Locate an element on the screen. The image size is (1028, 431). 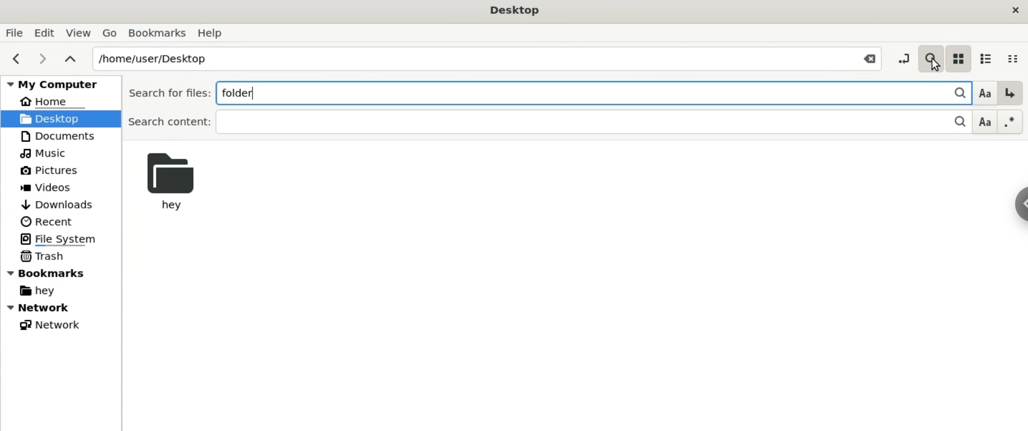
Network is located at coordinates (48, 324).